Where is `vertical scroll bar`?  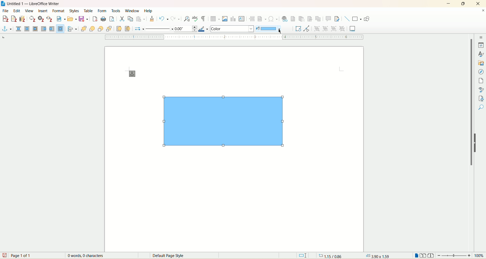 vertical scroll bar is located at coordinates (471, 143).